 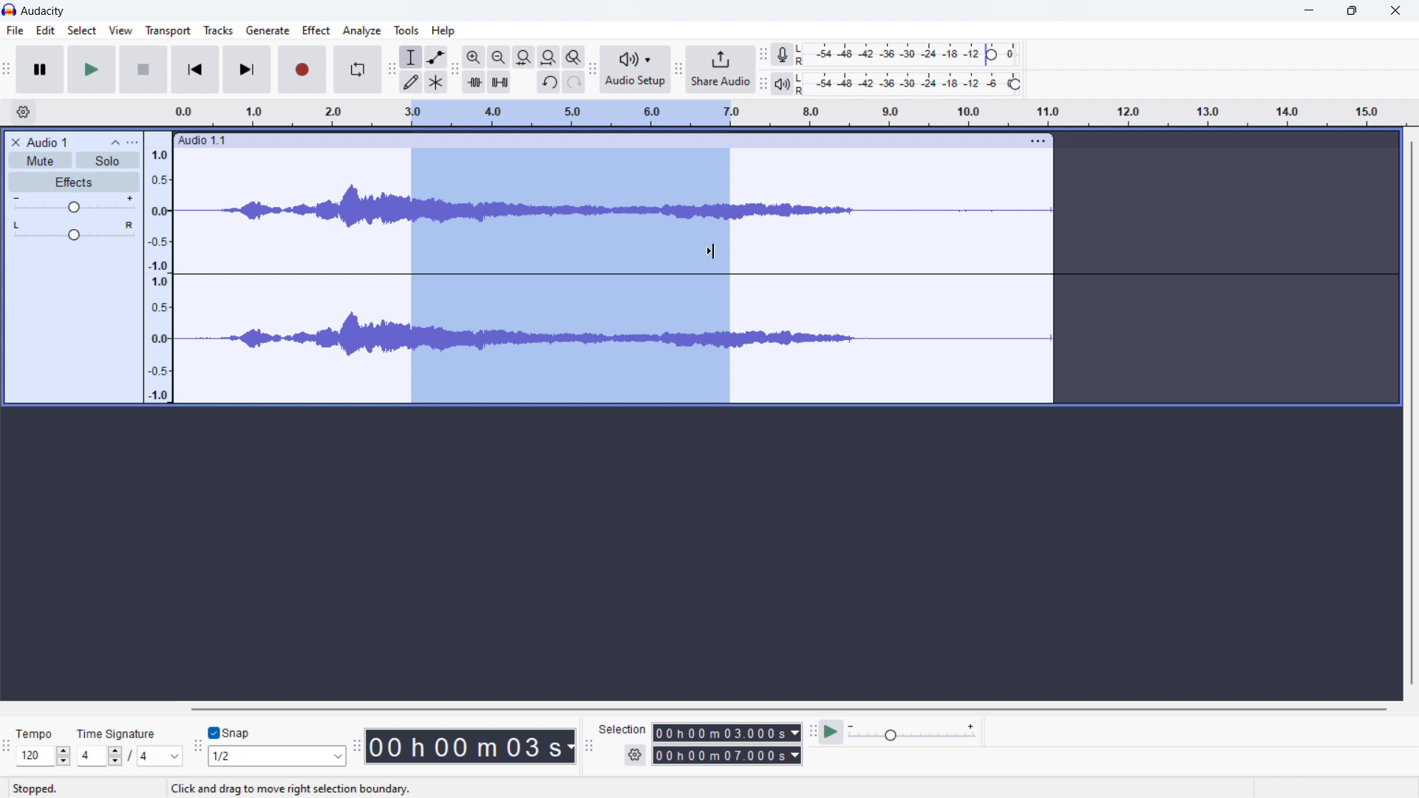 What do you see at coordinates (412, 83) in the screenshot?
I see `draw tool` at bounding box center [412, 83].